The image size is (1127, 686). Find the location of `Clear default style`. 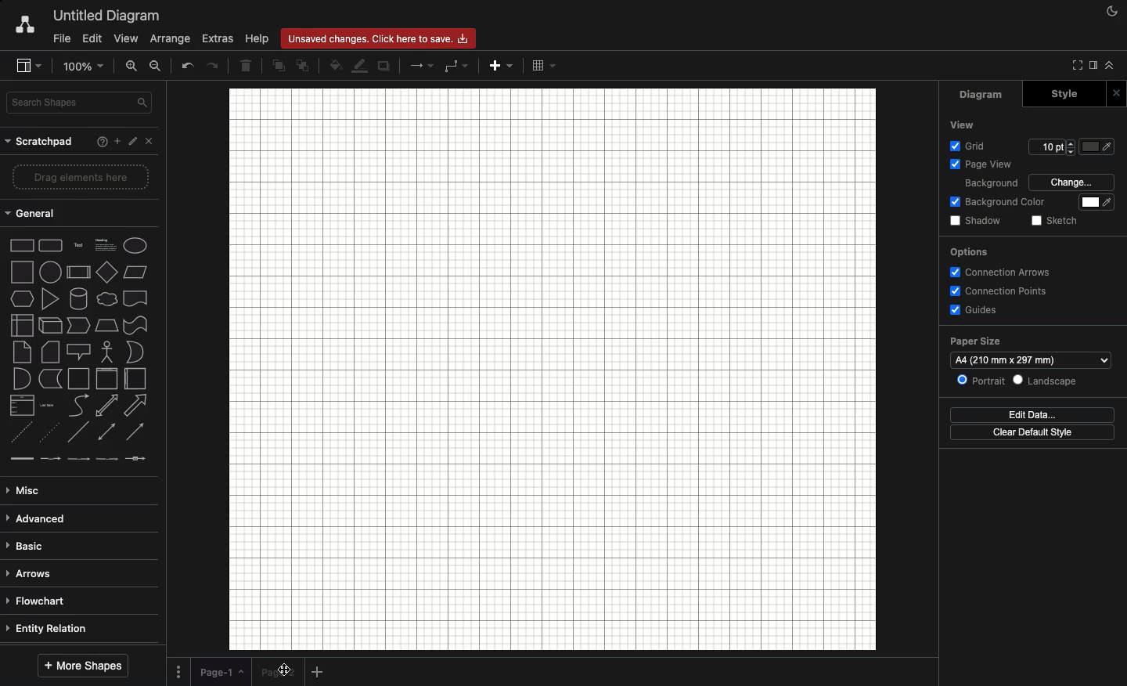

Clear default style is located at coordinates (1027, 433).